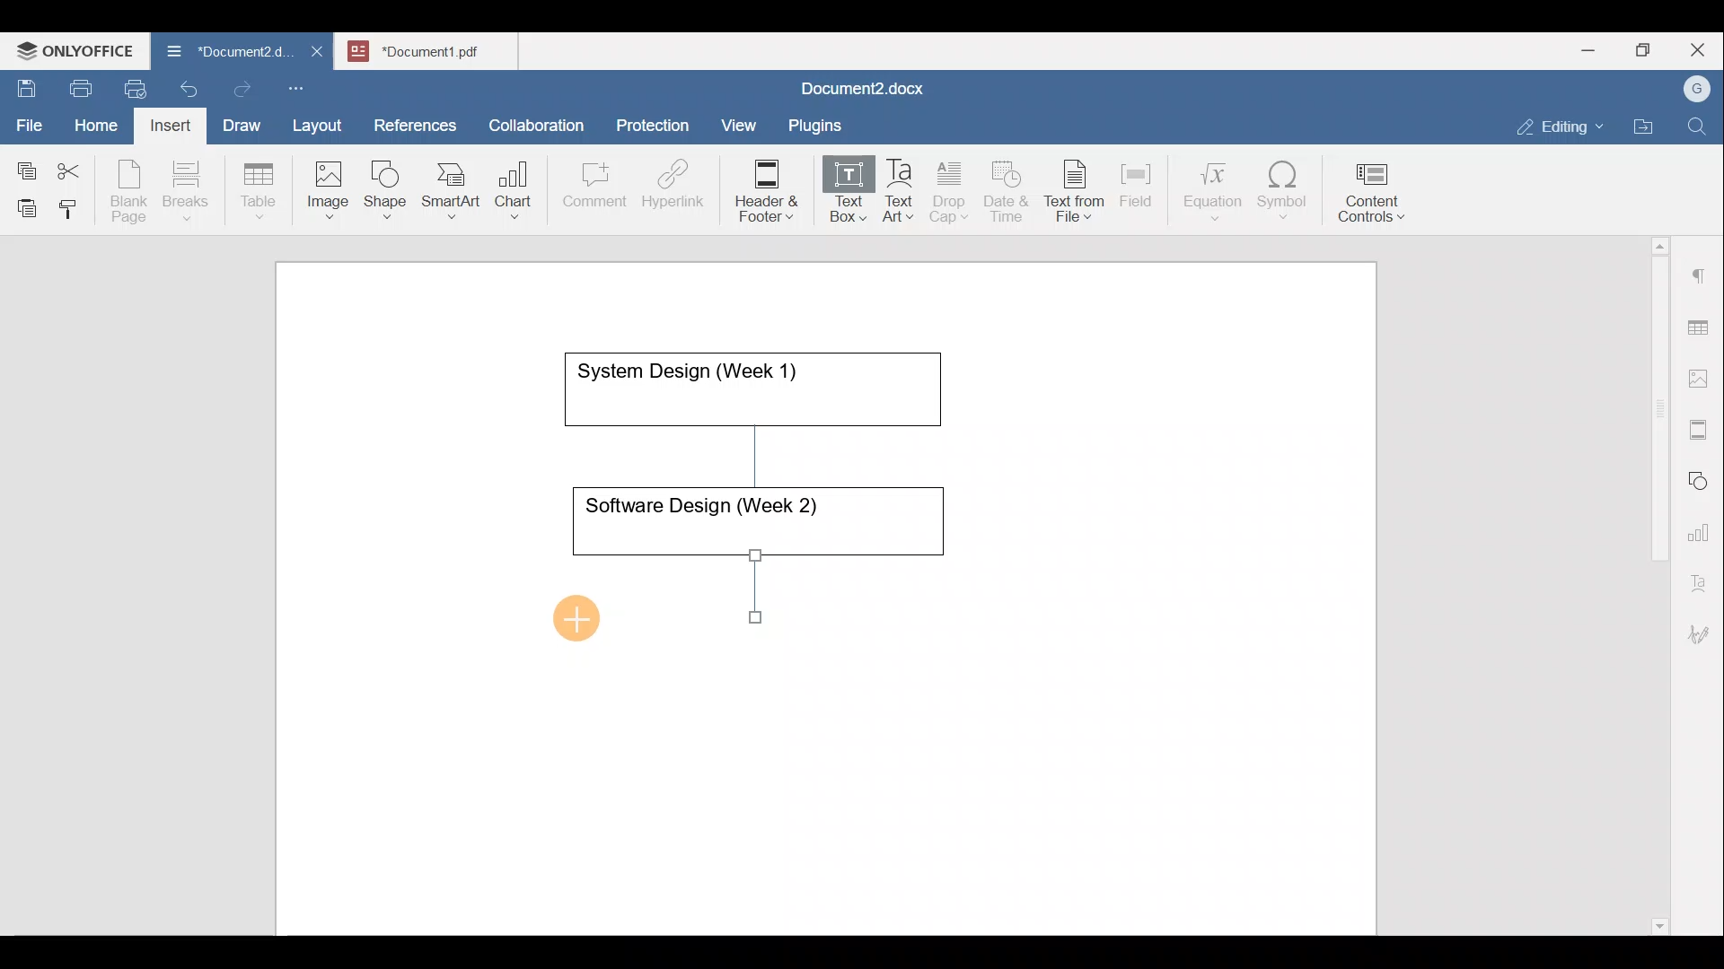 The width and height of the screenshot is (1724, 969). I want to click on Comment, so click(589, 189).